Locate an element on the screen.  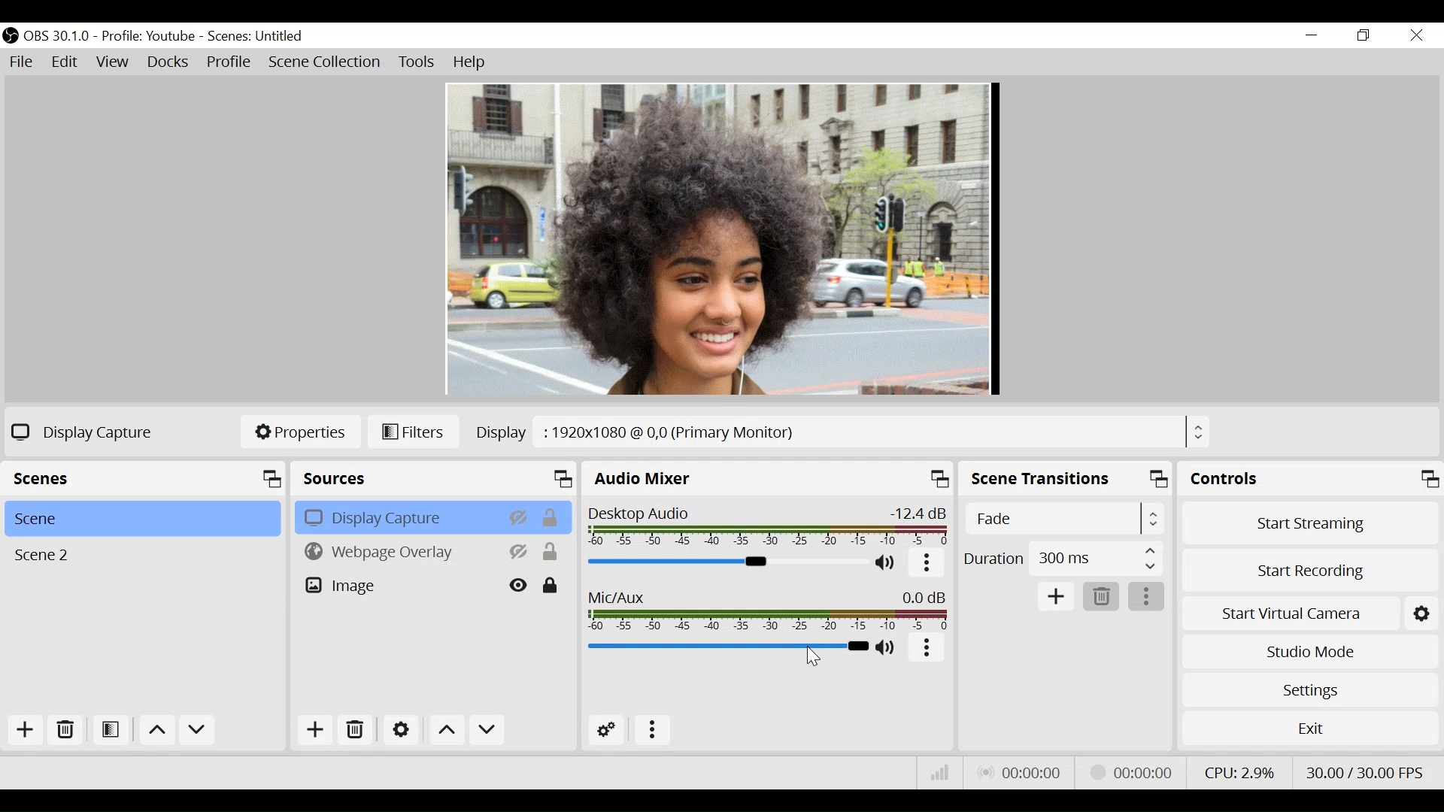
move up is located at coordinates (156, 730).